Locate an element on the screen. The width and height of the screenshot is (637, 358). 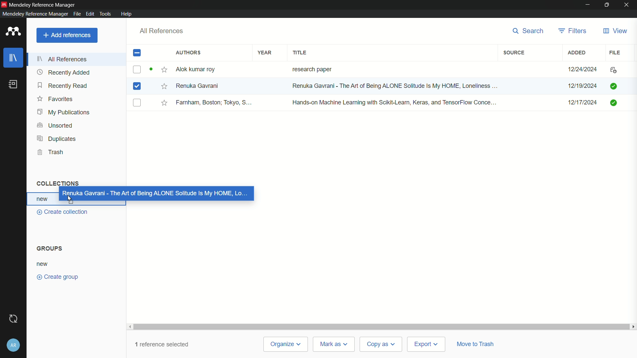
File added is located at coordinates (612, 103).